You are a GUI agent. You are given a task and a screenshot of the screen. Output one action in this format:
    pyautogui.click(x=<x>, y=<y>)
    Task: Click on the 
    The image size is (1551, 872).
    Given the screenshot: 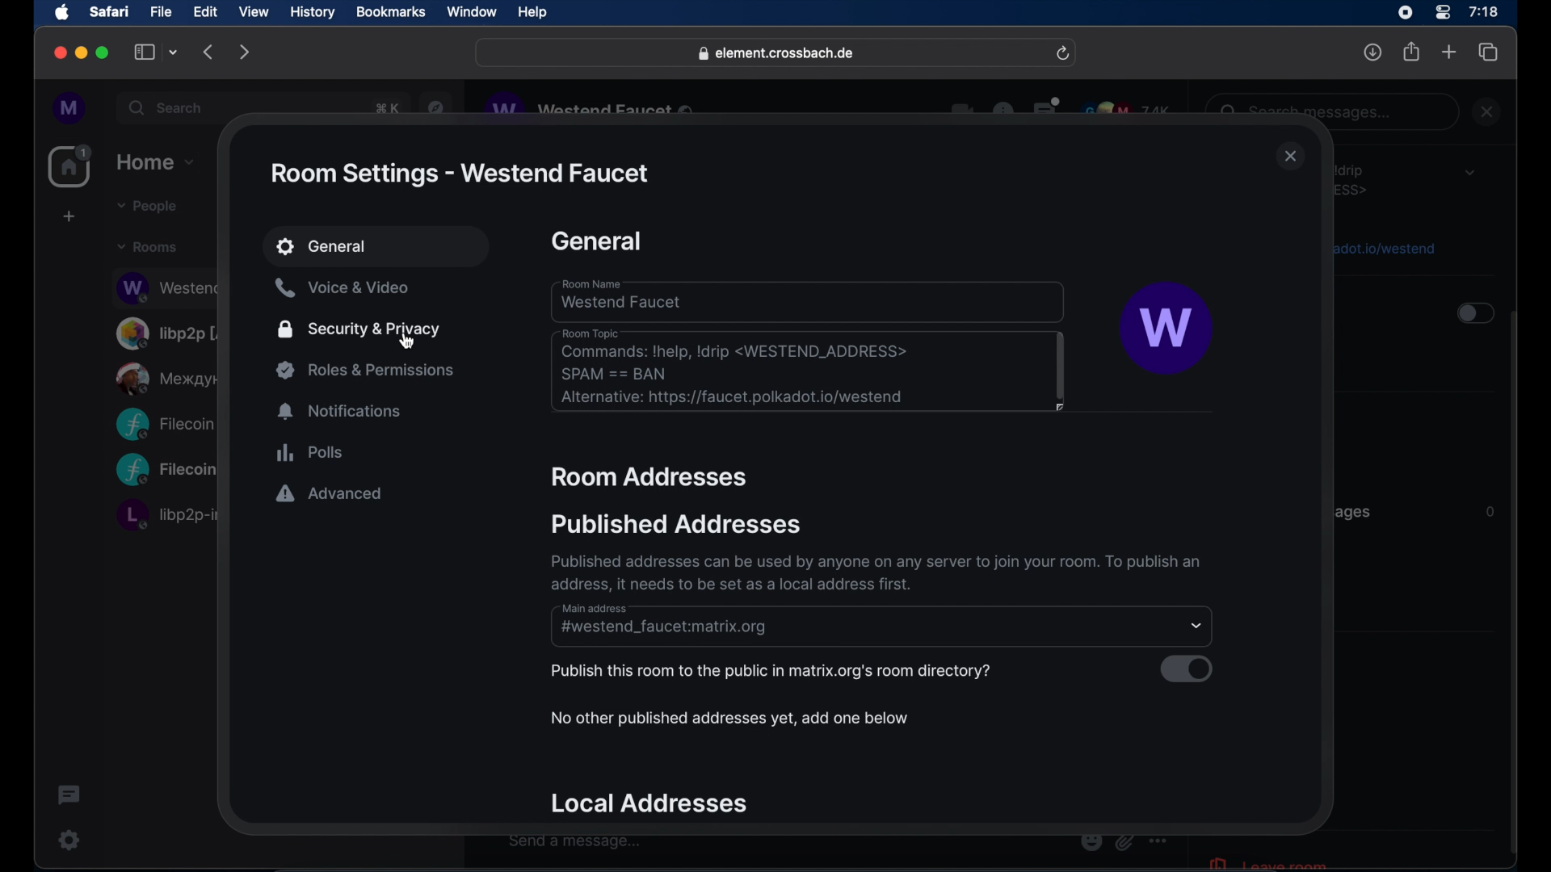 What is the action you would take?
    pyautogui.click(x=1489, y=512)
    